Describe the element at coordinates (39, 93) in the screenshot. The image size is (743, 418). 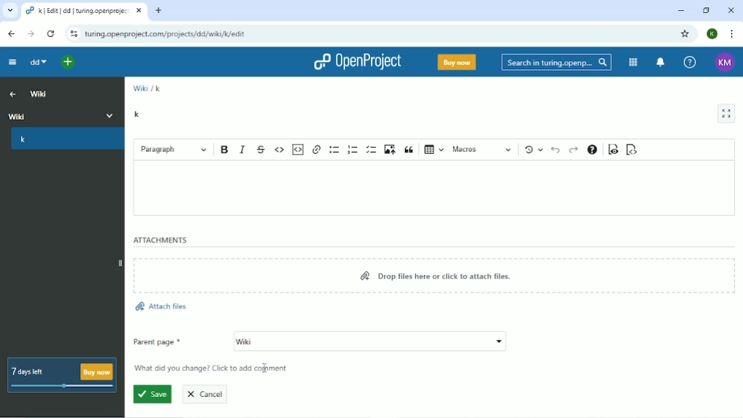
I see `Wiki` at that location.